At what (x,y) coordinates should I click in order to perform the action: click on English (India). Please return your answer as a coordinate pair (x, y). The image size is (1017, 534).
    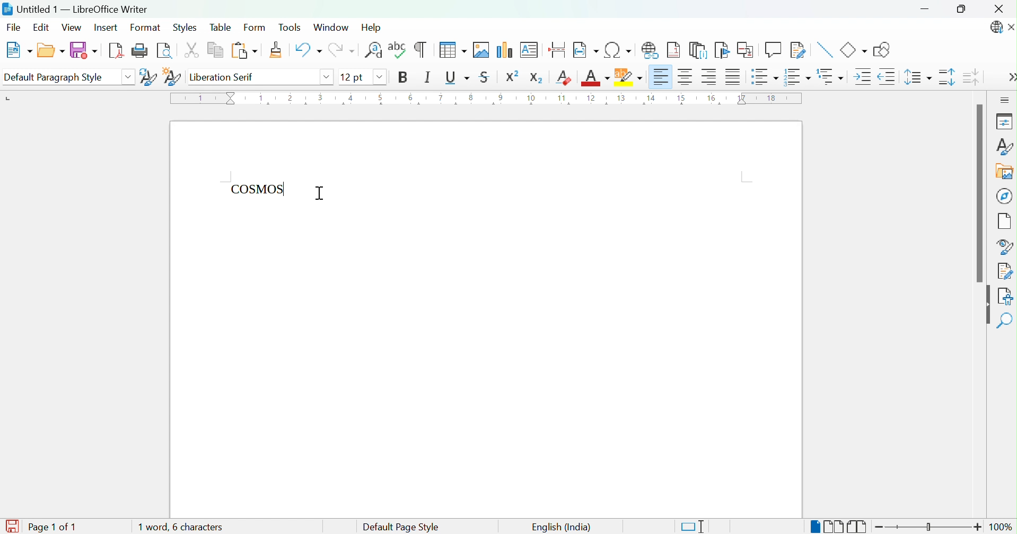
    Looking at the image, I should click on (560, 527).